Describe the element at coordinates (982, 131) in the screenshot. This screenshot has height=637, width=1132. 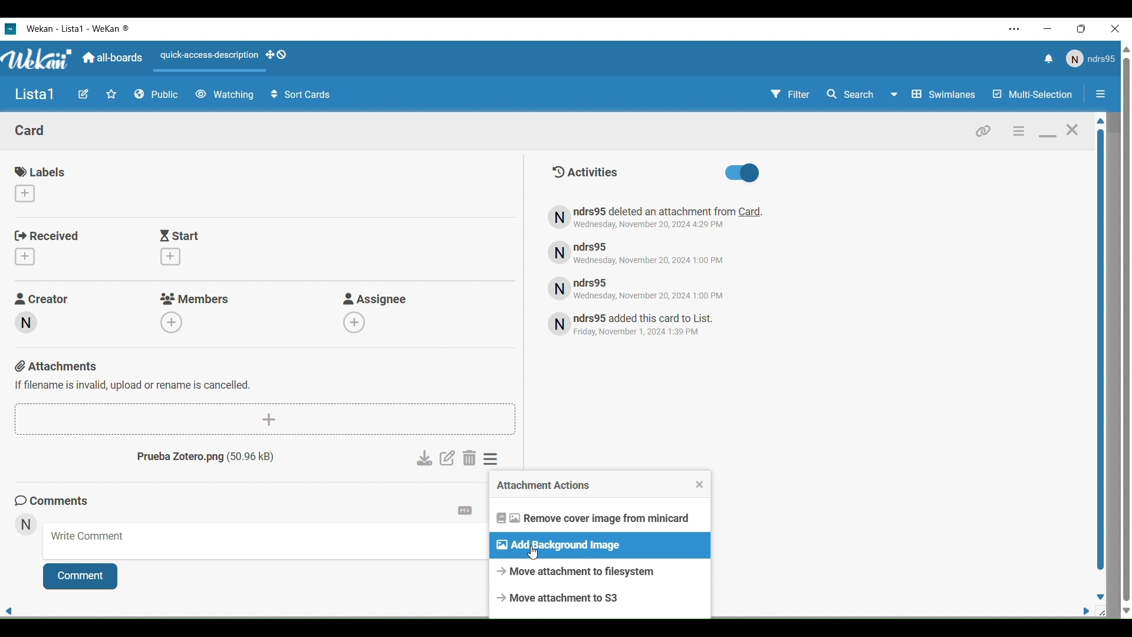
I see `Link` at that location.